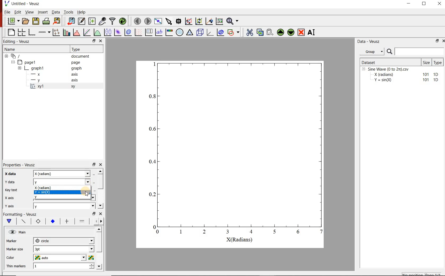 The image size is (445, 276). I want to click on add a shape to the plot, so click(234, 32).